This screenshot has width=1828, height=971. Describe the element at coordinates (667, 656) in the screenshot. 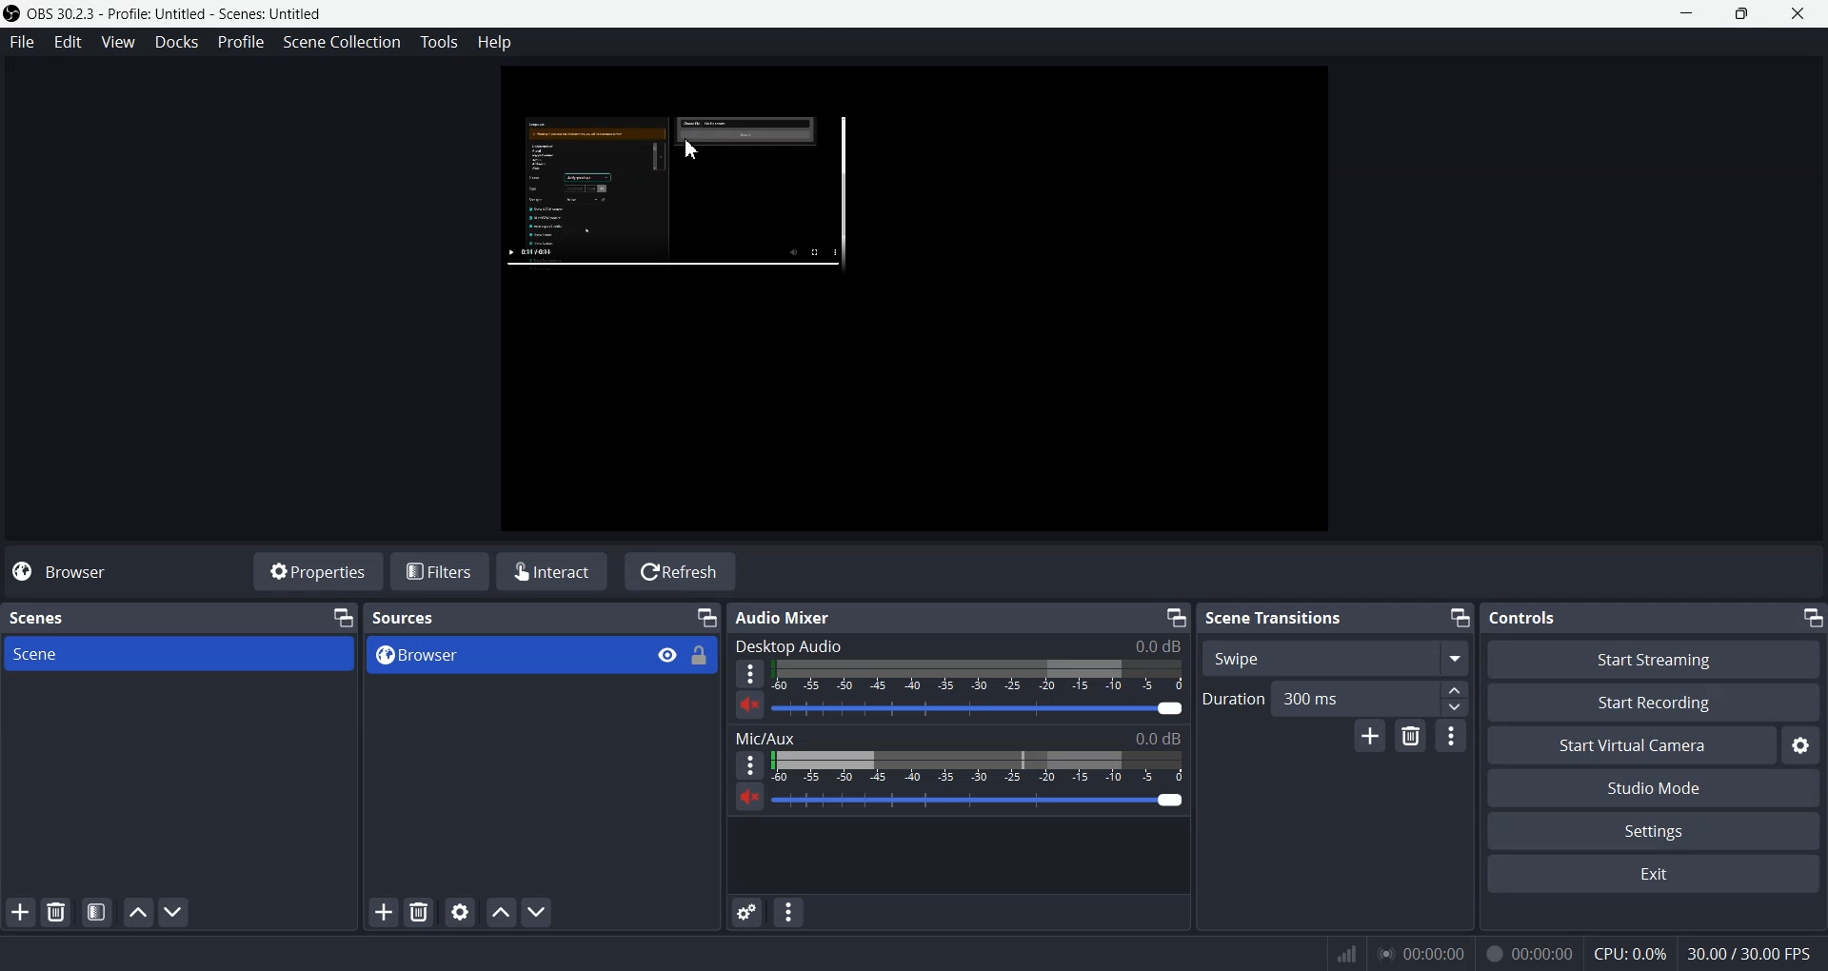

I see `Eye` at that location.